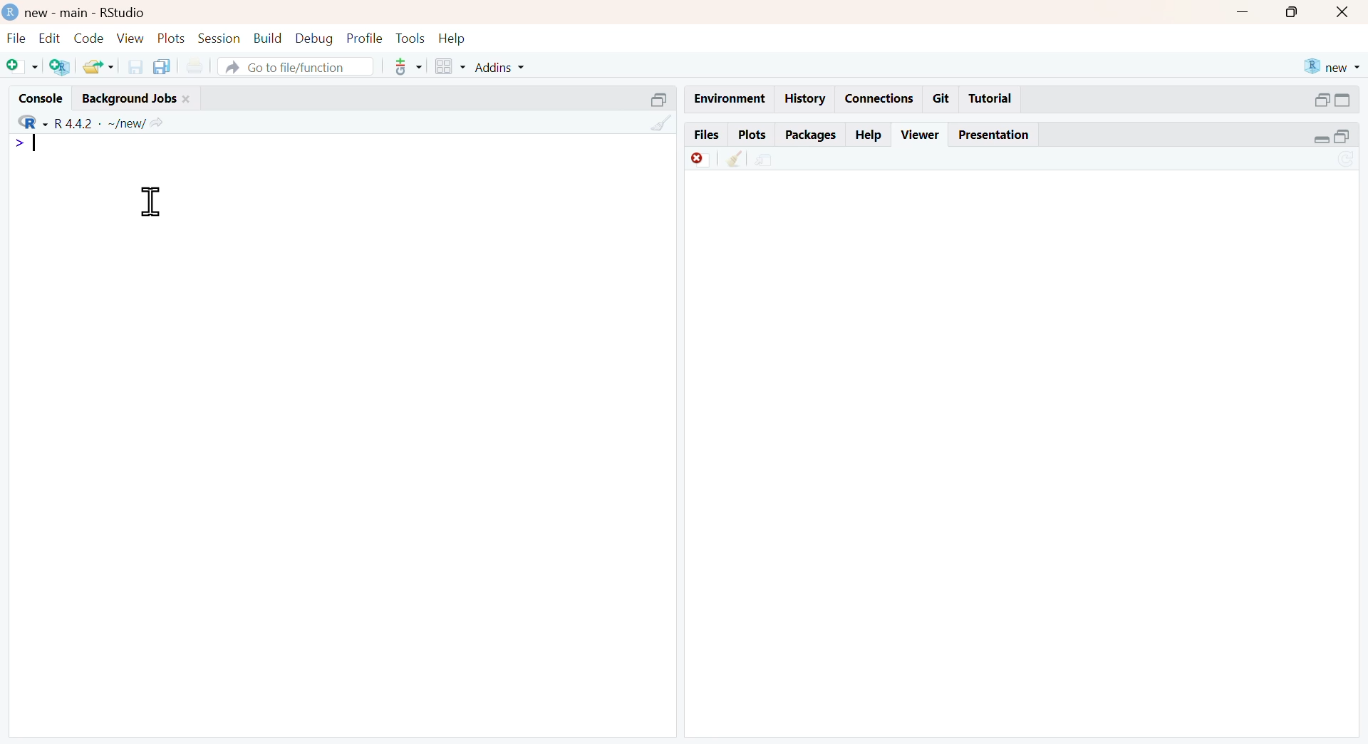 Image resolution: width=1368 pixels, height=744 pixels. I want to click on maximize, so click(1343, 137).